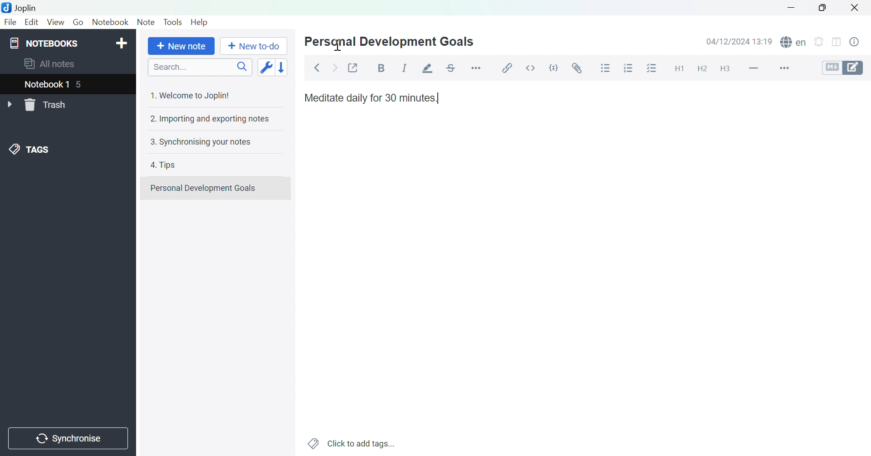 Image resolution: width=871 pixels, height=456 pixels. Describe the element at coordinates (823, 10) in the screenshot. I see `Restore Down` at that location.